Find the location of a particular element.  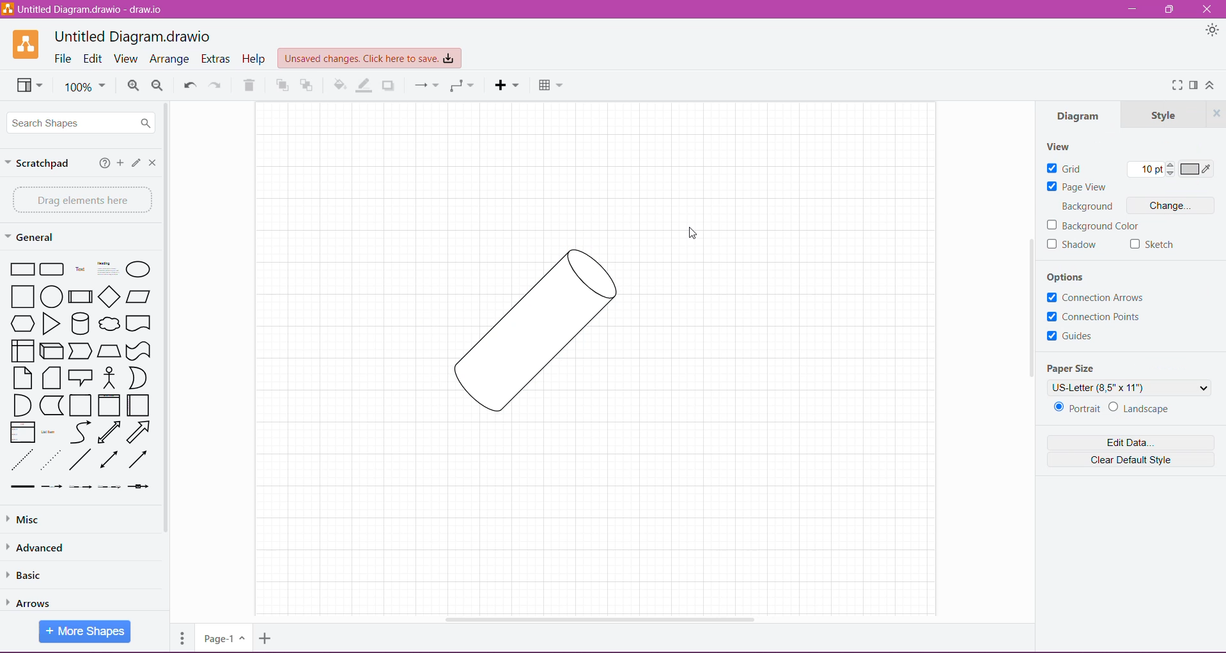

Connection Arrows is located at coordinates (1094, 298).